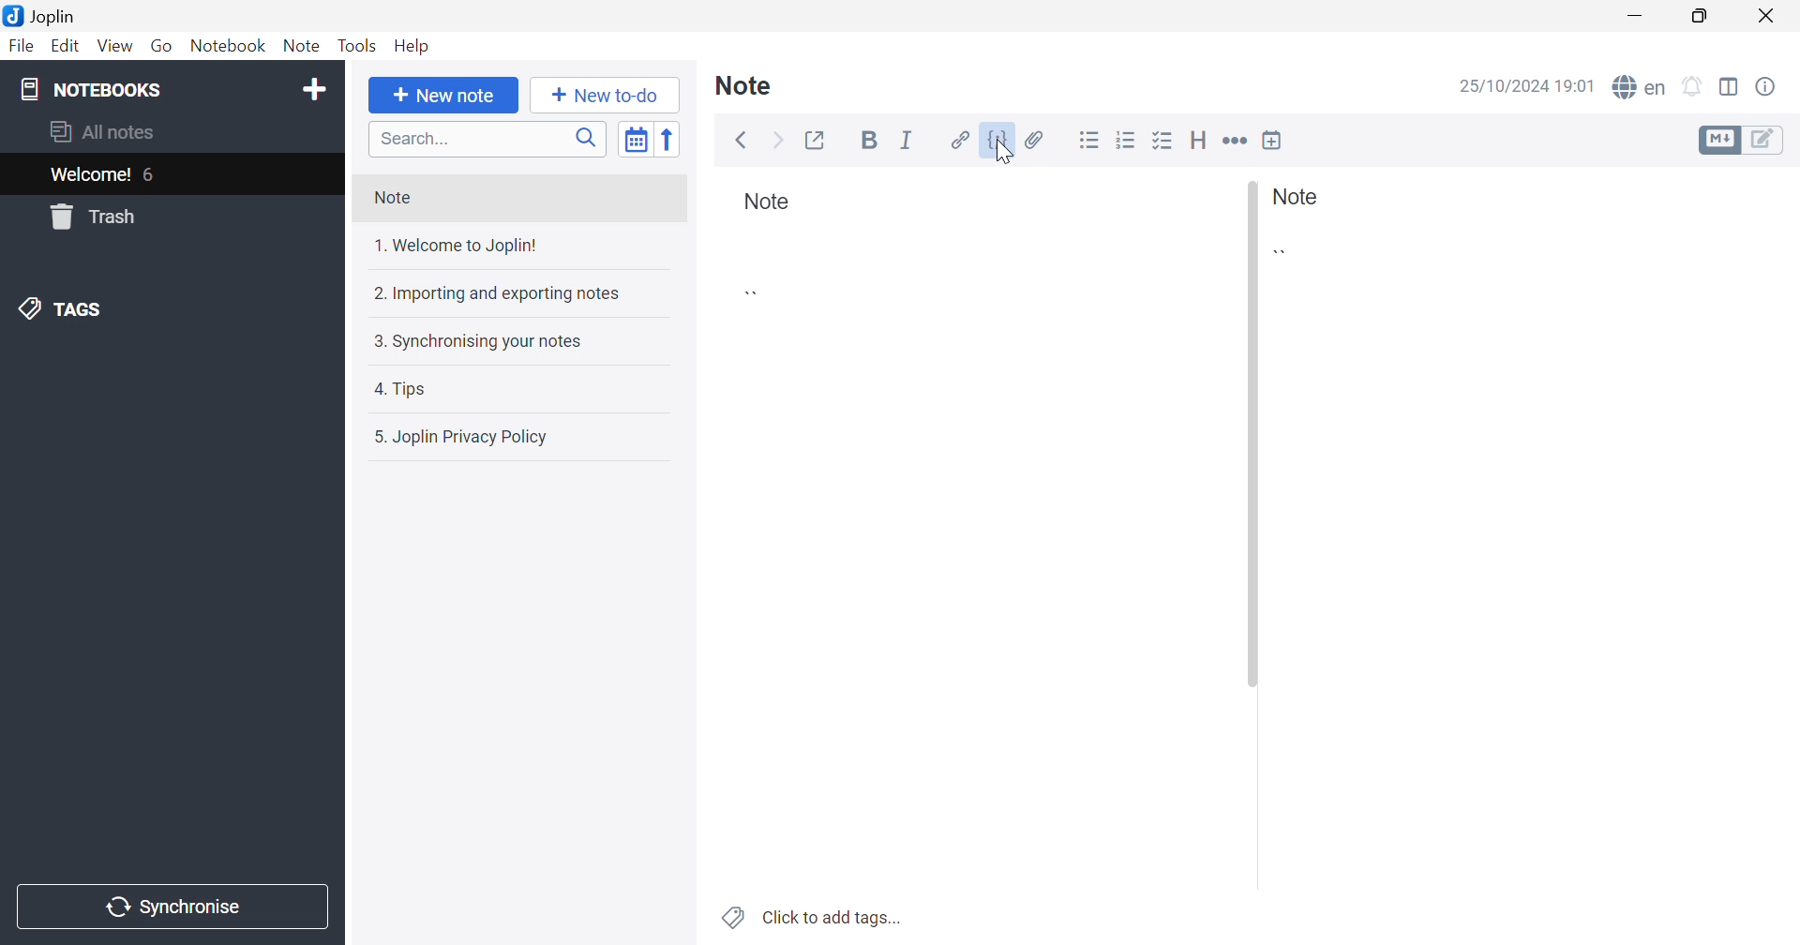 This screenshot has width=1800, height=945. I want to click on Joplin, so click(39, 16).